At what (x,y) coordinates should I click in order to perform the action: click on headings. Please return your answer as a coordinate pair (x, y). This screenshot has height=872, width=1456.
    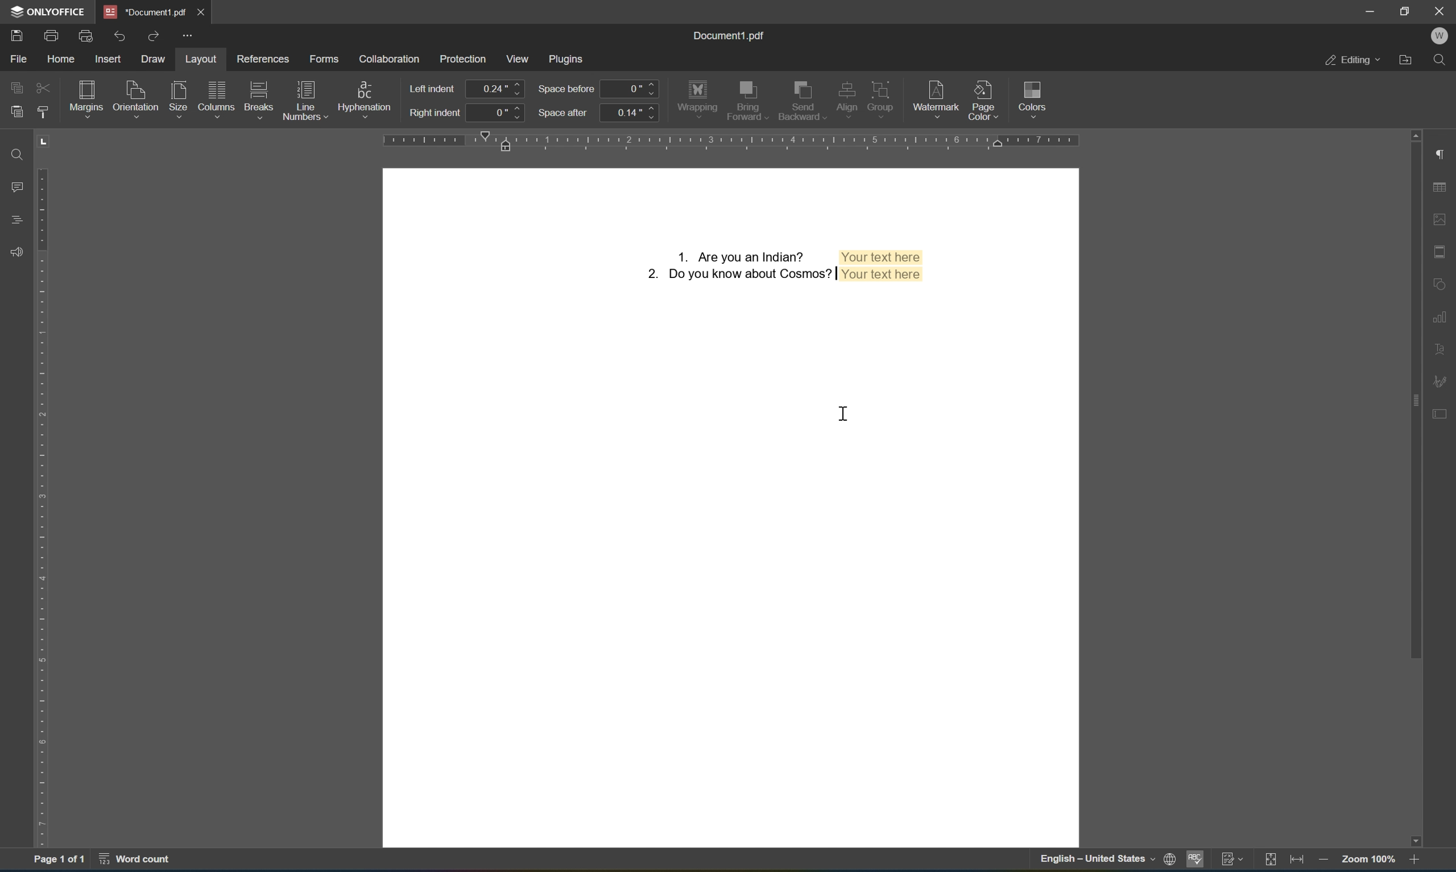
    Looking at the image, I should click on (15, 219).